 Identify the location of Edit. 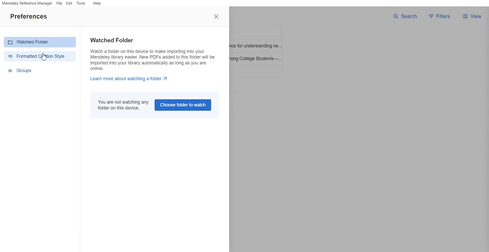
(69, 4).